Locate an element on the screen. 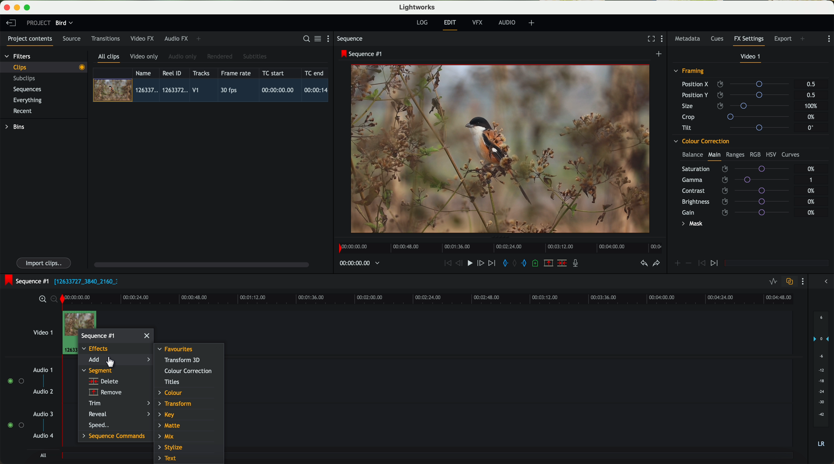 This screenshot has height=464, width=834. reveal is located at coordinates (120, 414).